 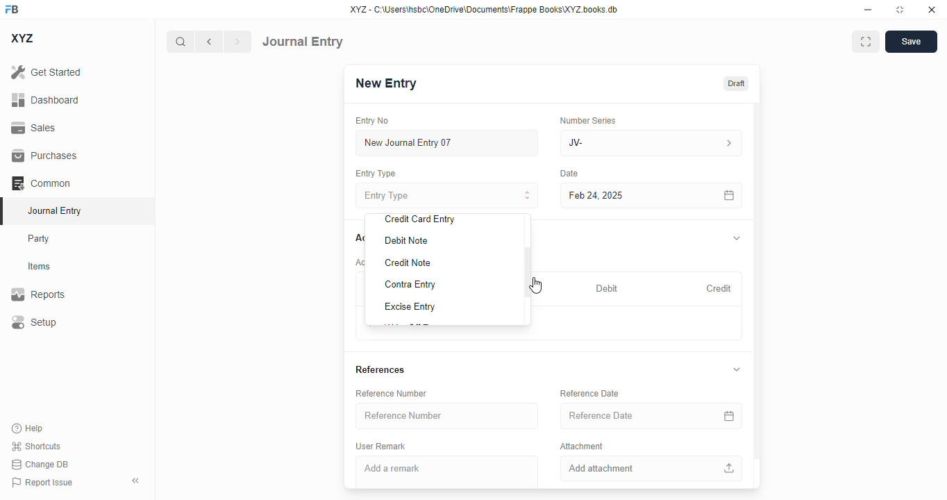 What do you see at coordinates (900, 10) in the screenshot?
I see `toggle maximize` at bounding box center [900, 10].